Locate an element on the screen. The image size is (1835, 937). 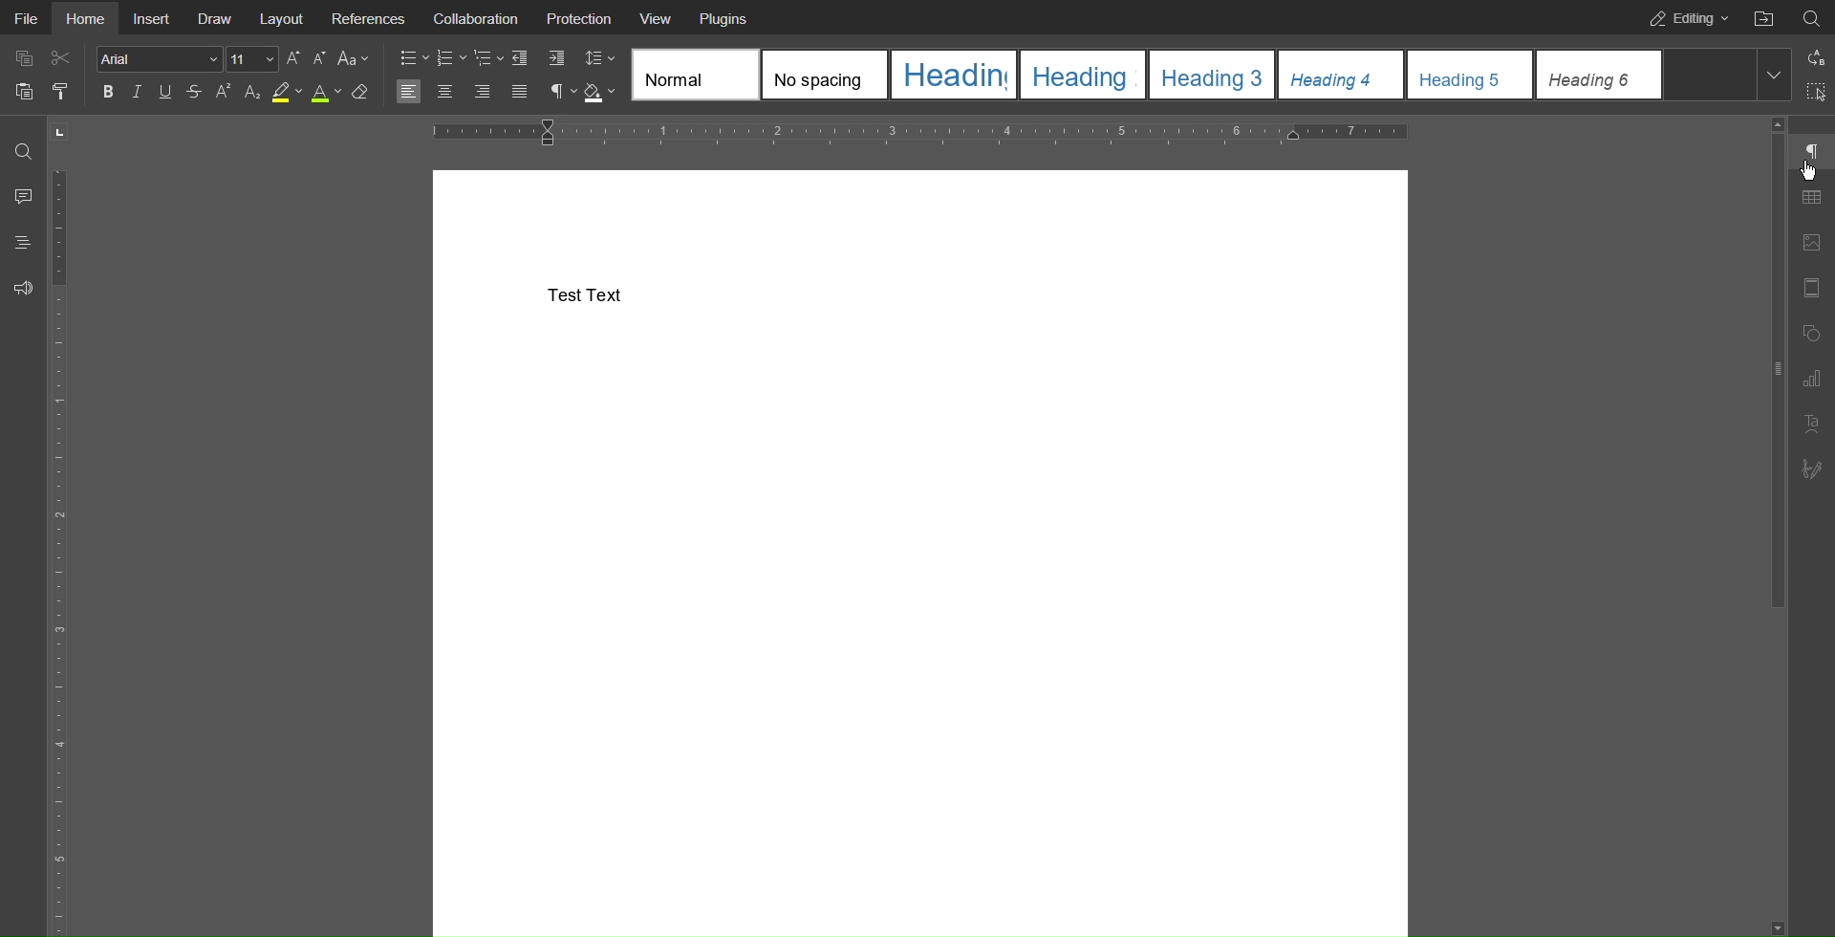
Open File Location is located at coordinates (1762, 16).